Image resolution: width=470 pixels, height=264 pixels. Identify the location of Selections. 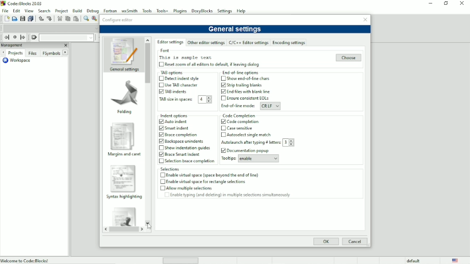
(228, 169).